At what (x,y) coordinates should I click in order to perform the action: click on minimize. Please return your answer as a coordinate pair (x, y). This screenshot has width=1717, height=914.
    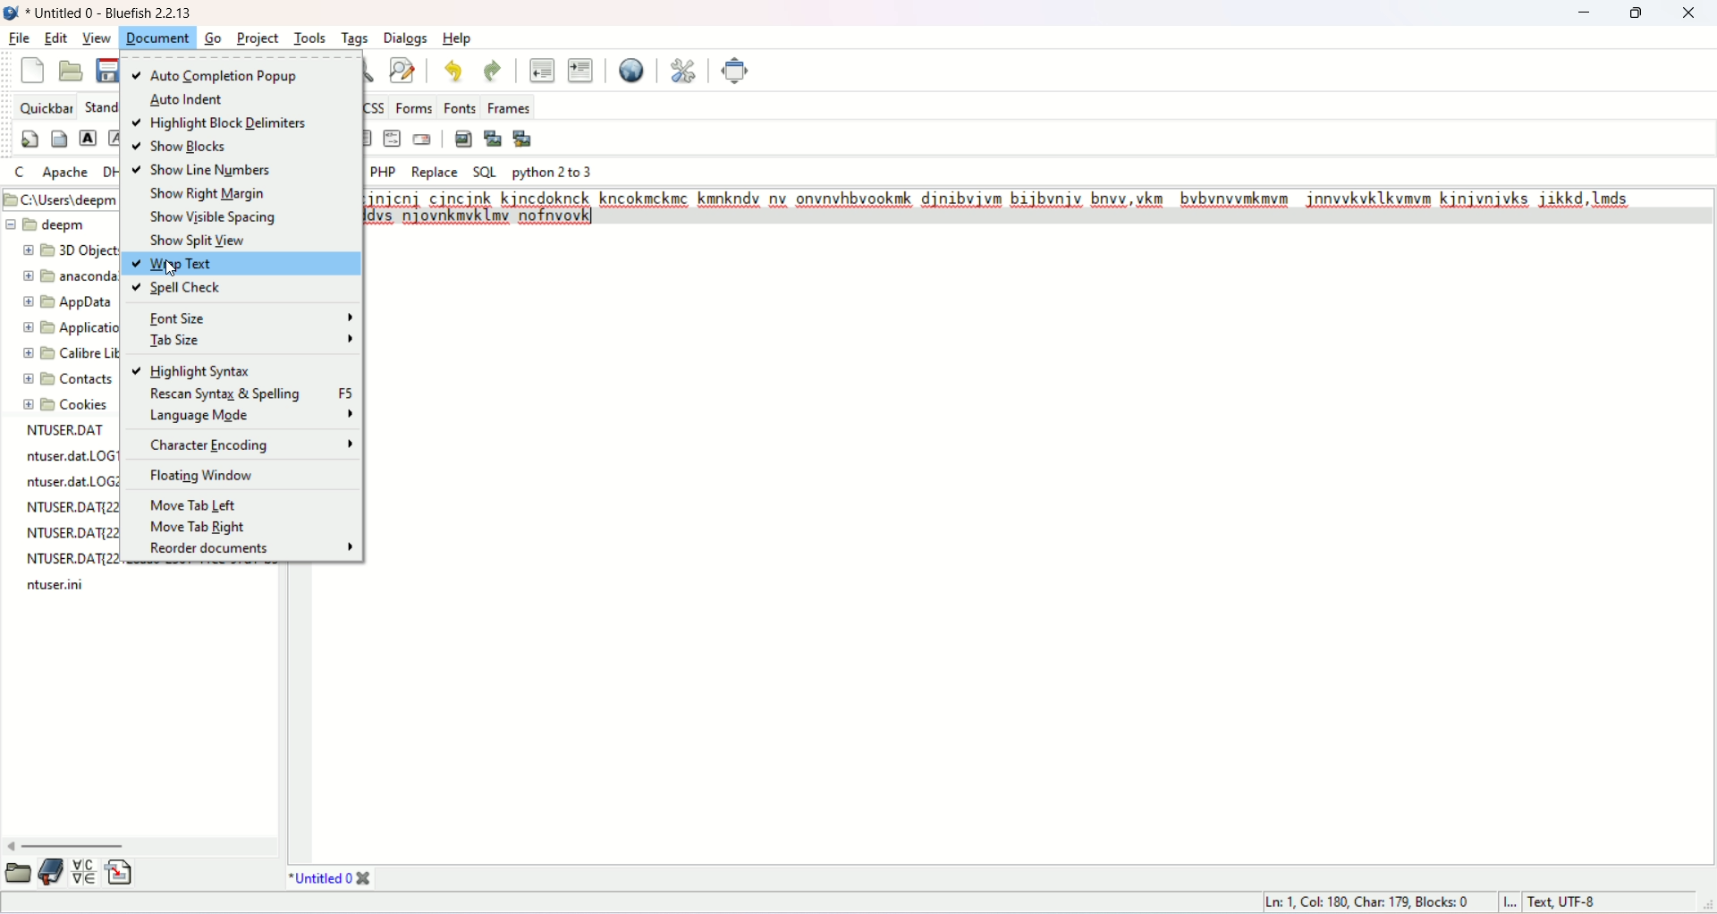
    Looking at the image, I should click on (1577, 14).